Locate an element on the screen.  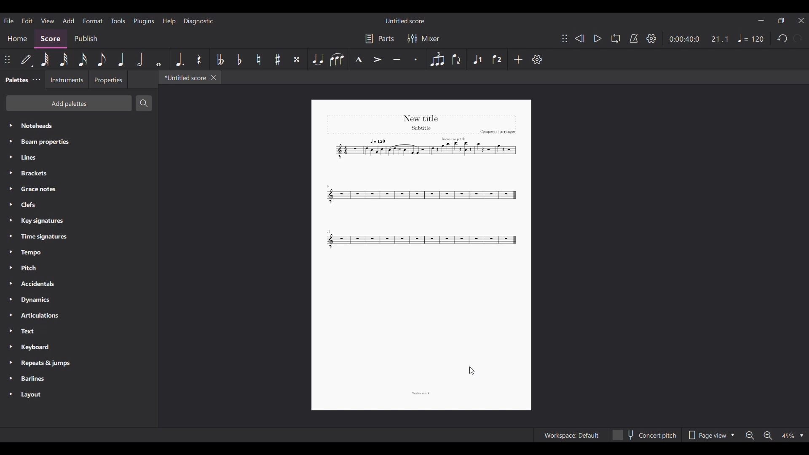
Toggle flat is located at coordinates (239, 59).